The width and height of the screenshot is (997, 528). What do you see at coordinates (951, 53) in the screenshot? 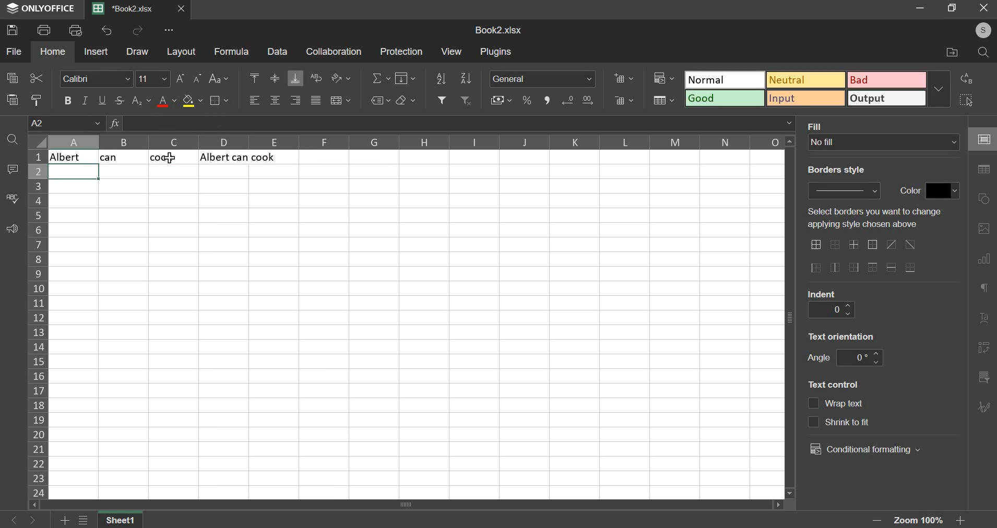
I see `file location` at bounding box center [951, 53].